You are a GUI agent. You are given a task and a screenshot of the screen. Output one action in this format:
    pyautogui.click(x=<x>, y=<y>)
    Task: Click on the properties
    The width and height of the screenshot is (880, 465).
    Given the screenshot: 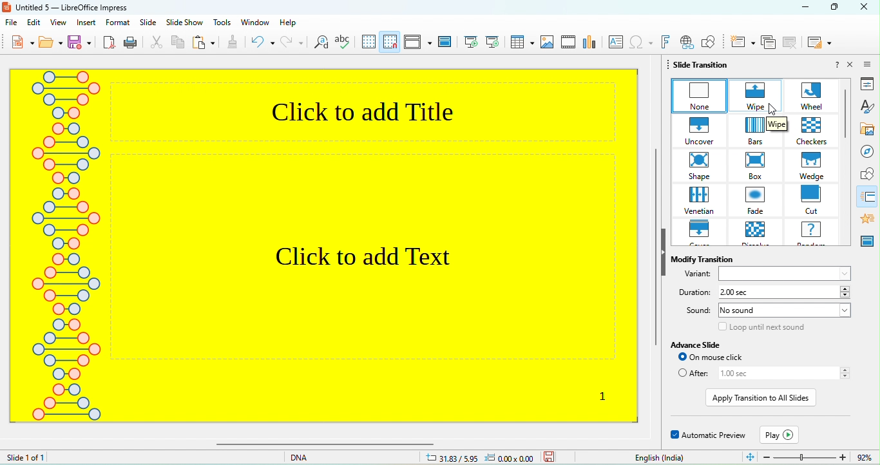 What is the action you would take?
    pyautogui.click(x=866, y=84)
    